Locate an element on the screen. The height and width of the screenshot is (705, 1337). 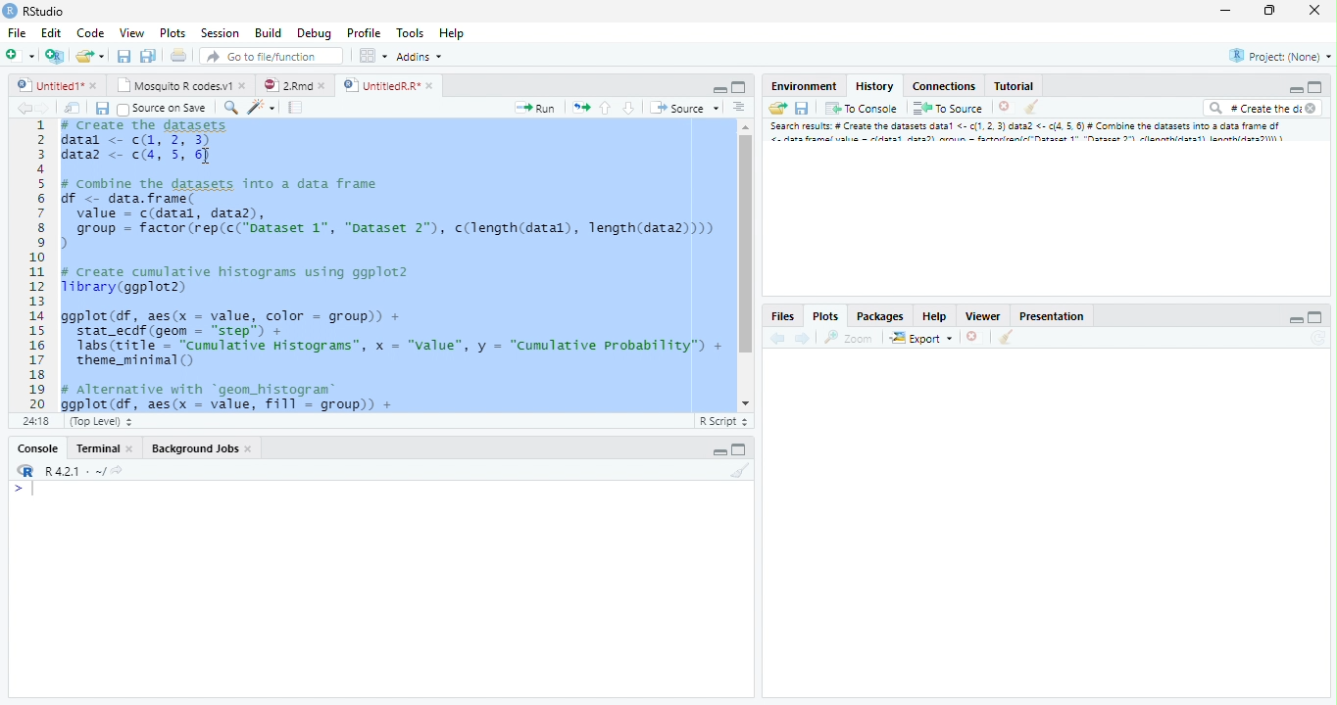
New file is located at coordinates (20, 54).